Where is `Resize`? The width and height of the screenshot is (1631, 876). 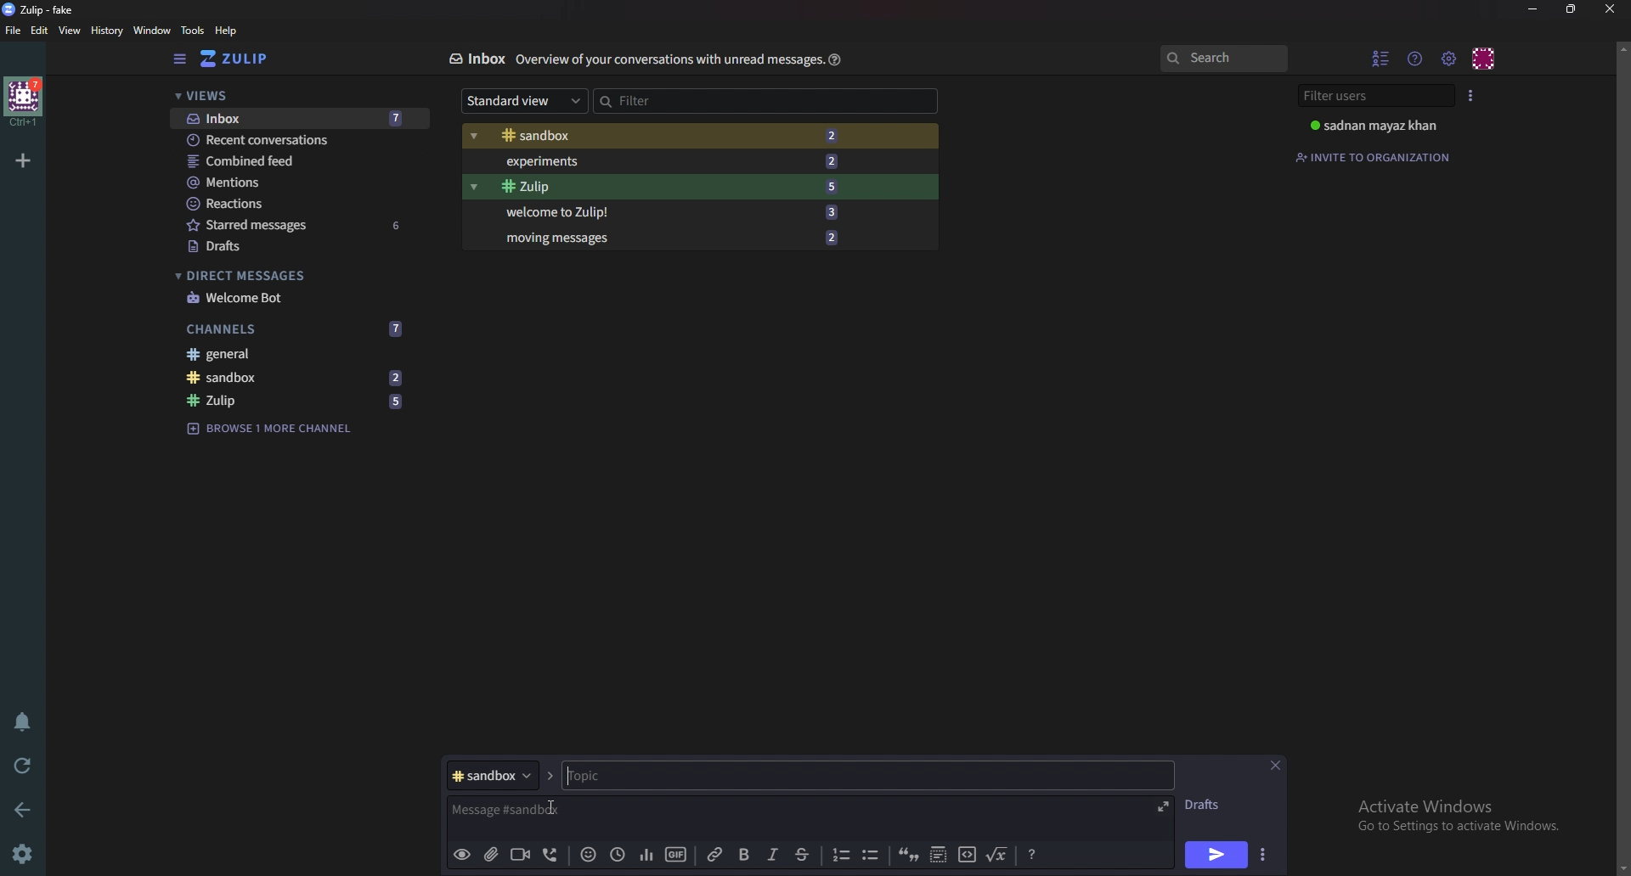
Resize is located at coordinates (1574, 8).